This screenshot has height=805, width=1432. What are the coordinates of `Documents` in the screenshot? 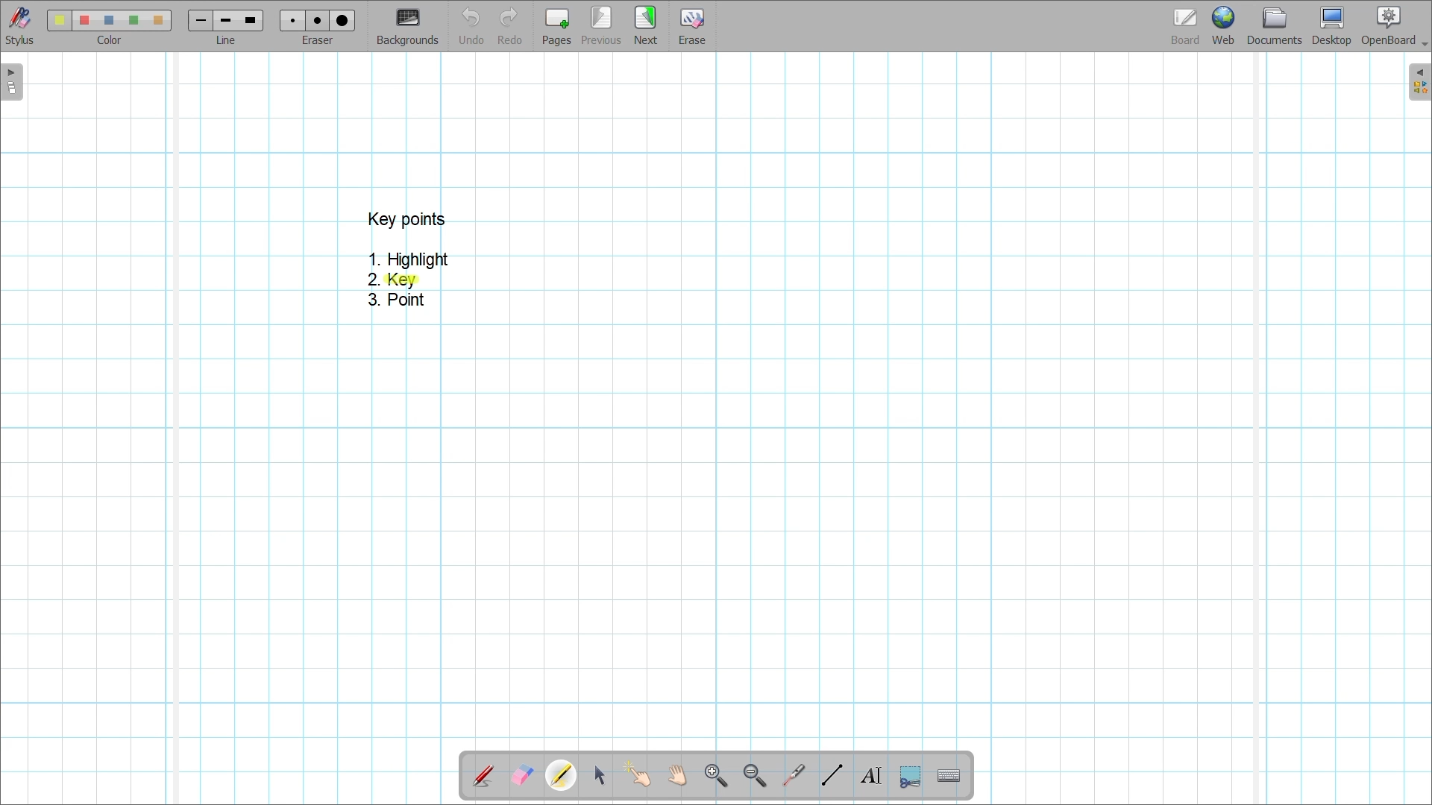 It's located at (1275, 26).